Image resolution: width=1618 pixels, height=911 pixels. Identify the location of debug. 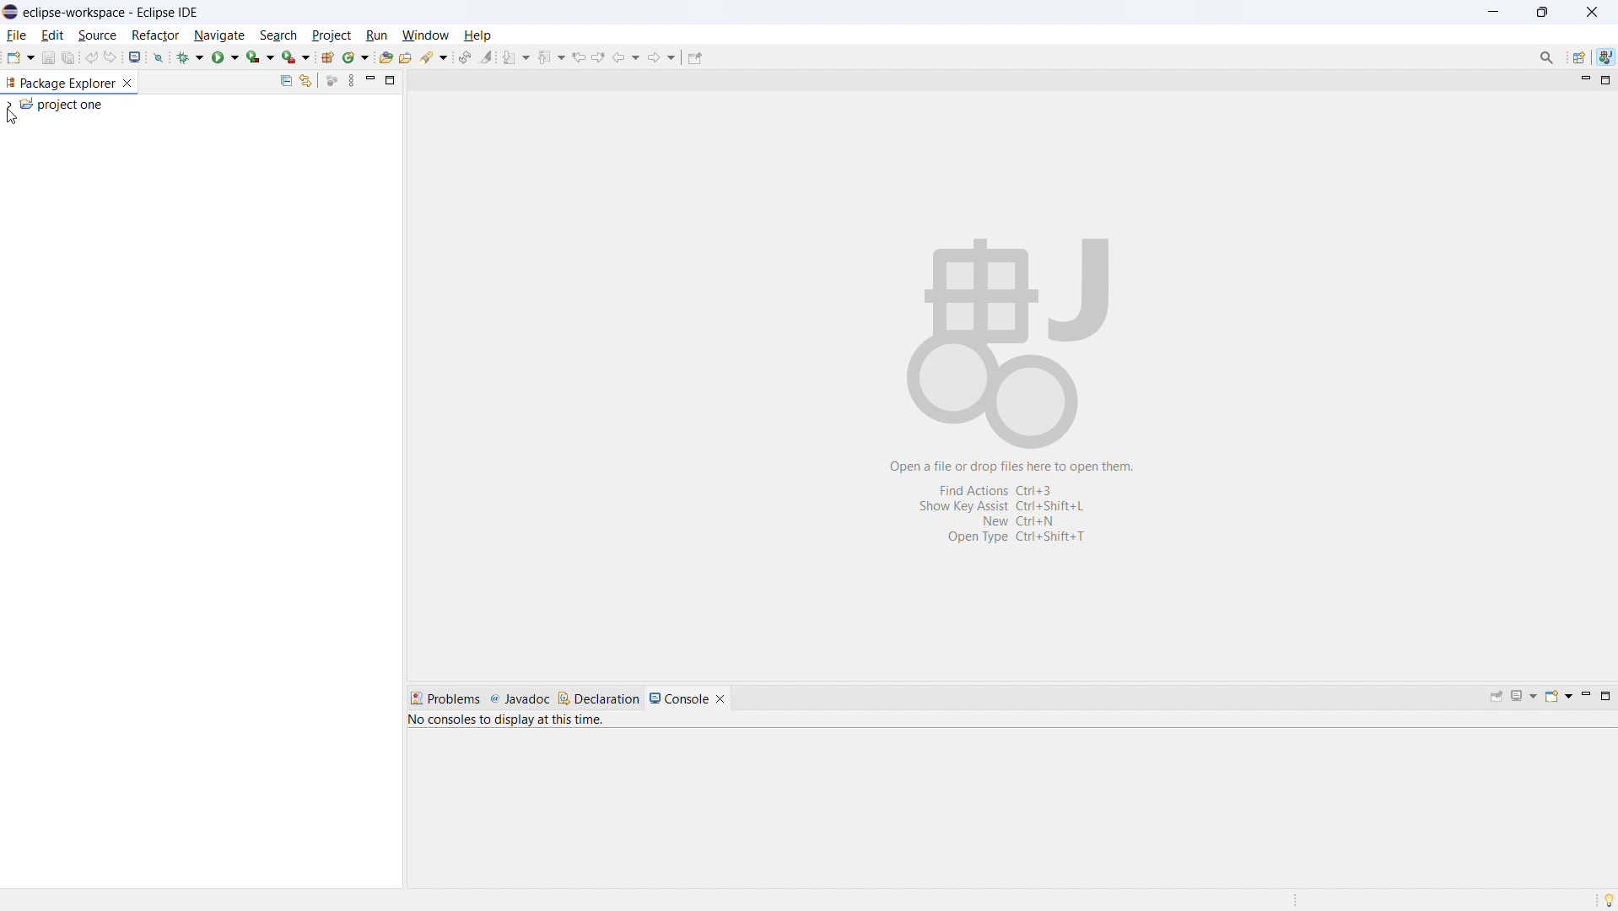
(188, 59).